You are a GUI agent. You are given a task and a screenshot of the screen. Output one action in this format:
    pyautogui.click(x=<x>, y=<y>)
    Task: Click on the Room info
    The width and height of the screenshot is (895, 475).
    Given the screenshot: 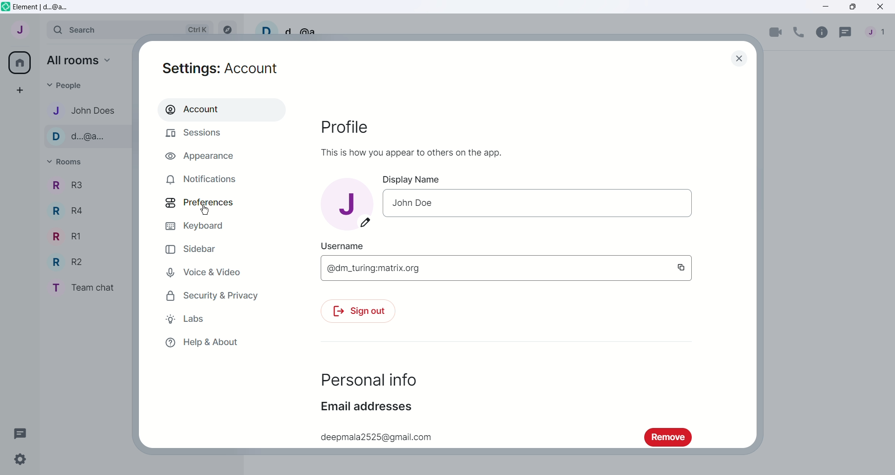 What is the action you would take?
    pyautogui.click(x=822, y=33)
    